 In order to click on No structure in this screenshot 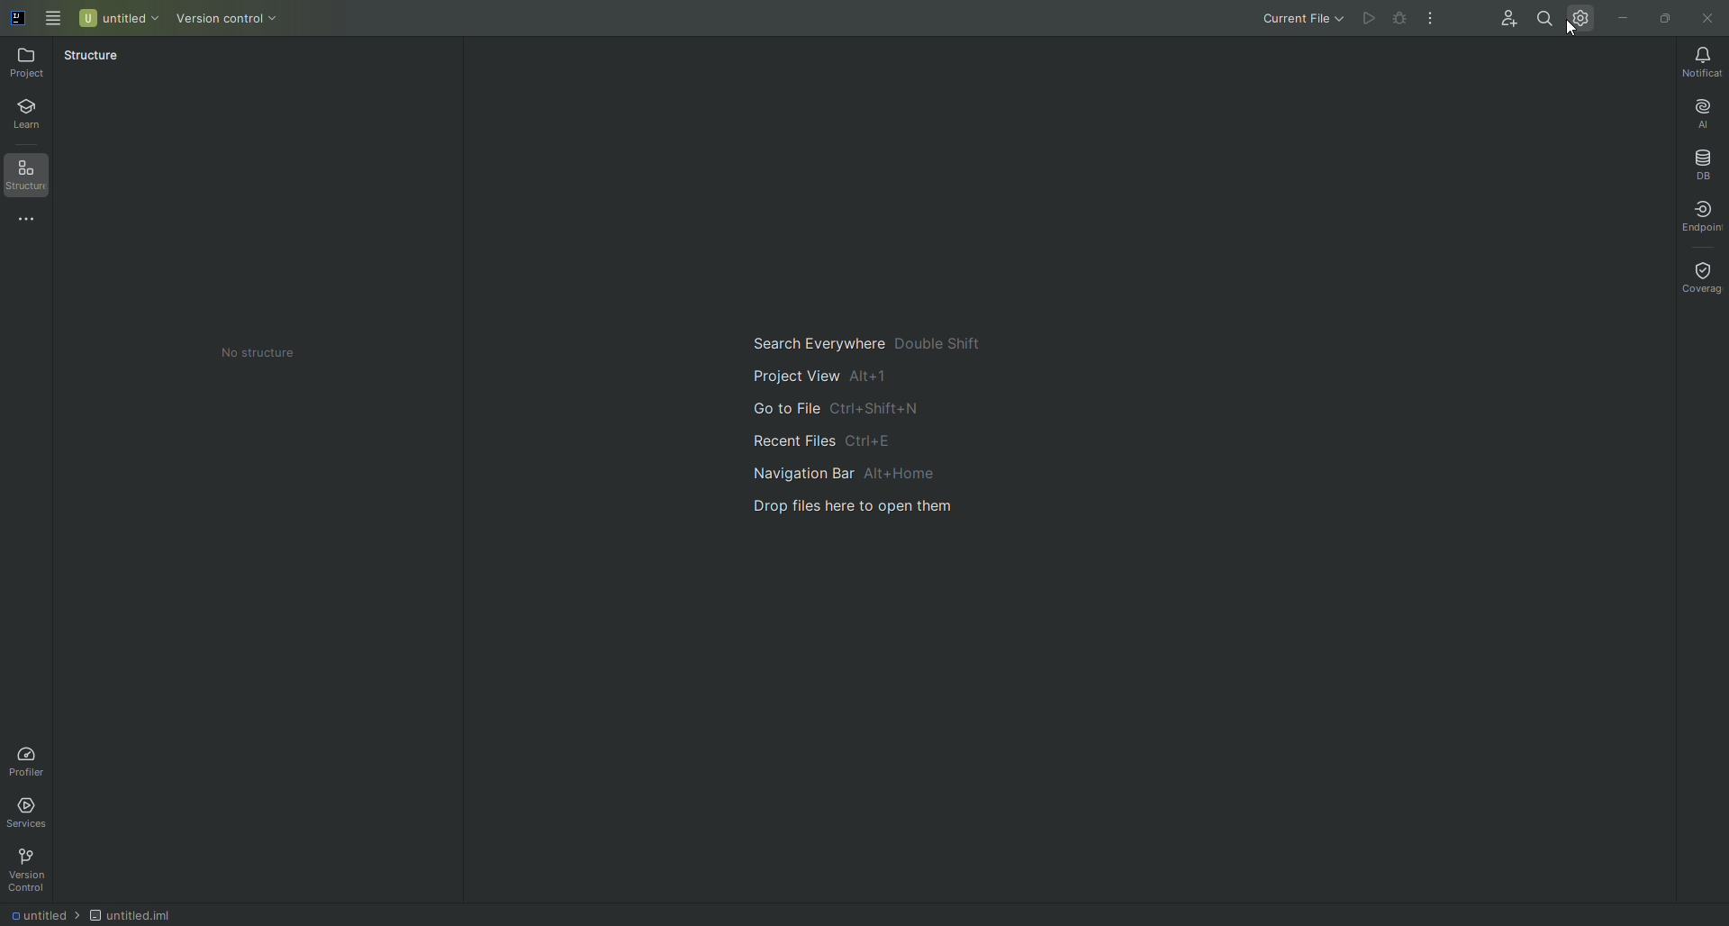, I will do `click(259, 355)`.